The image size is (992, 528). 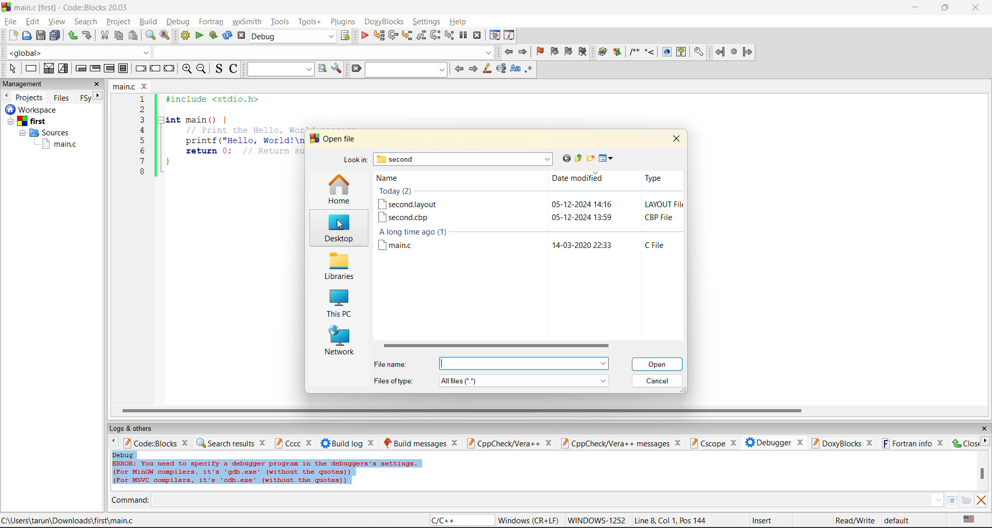 I want to click on network, so click(x=340, y=342).